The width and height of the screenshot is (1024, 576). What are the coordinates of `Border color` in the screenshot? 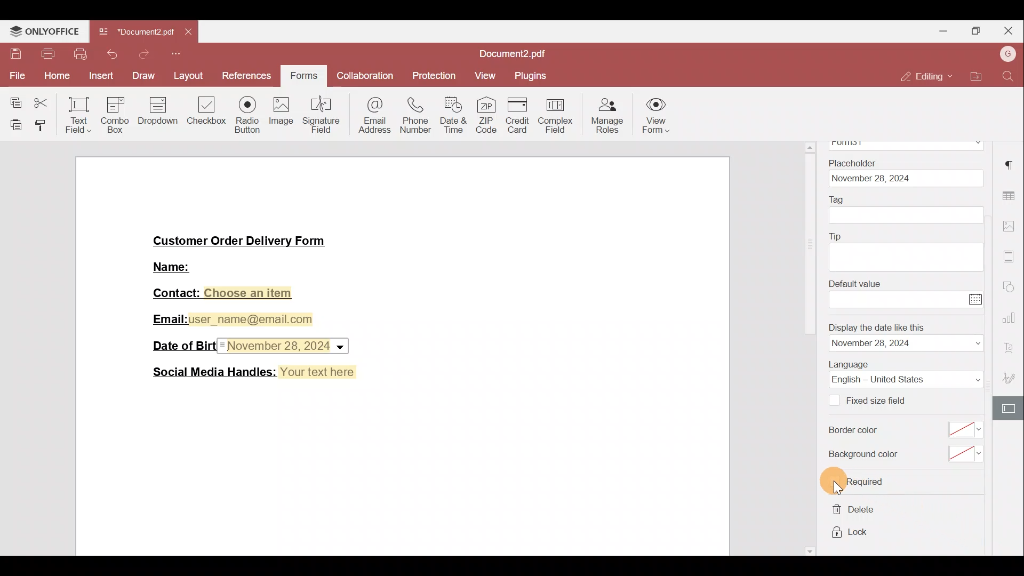 It's located at (855, 430).